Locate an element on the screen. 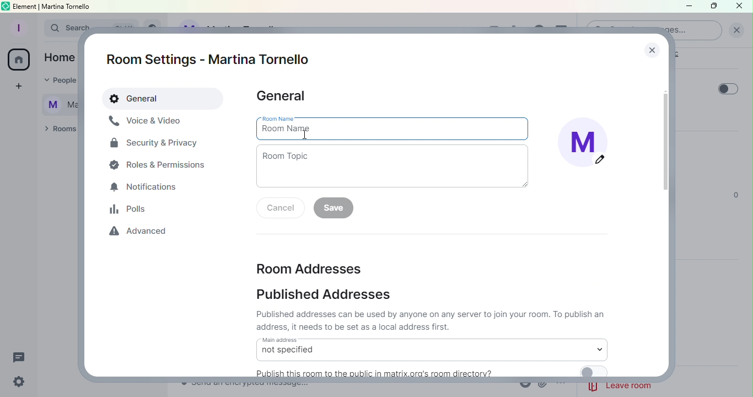 This screenshot has width=753, height=397. Advanced is located at coordinates (141, 233).